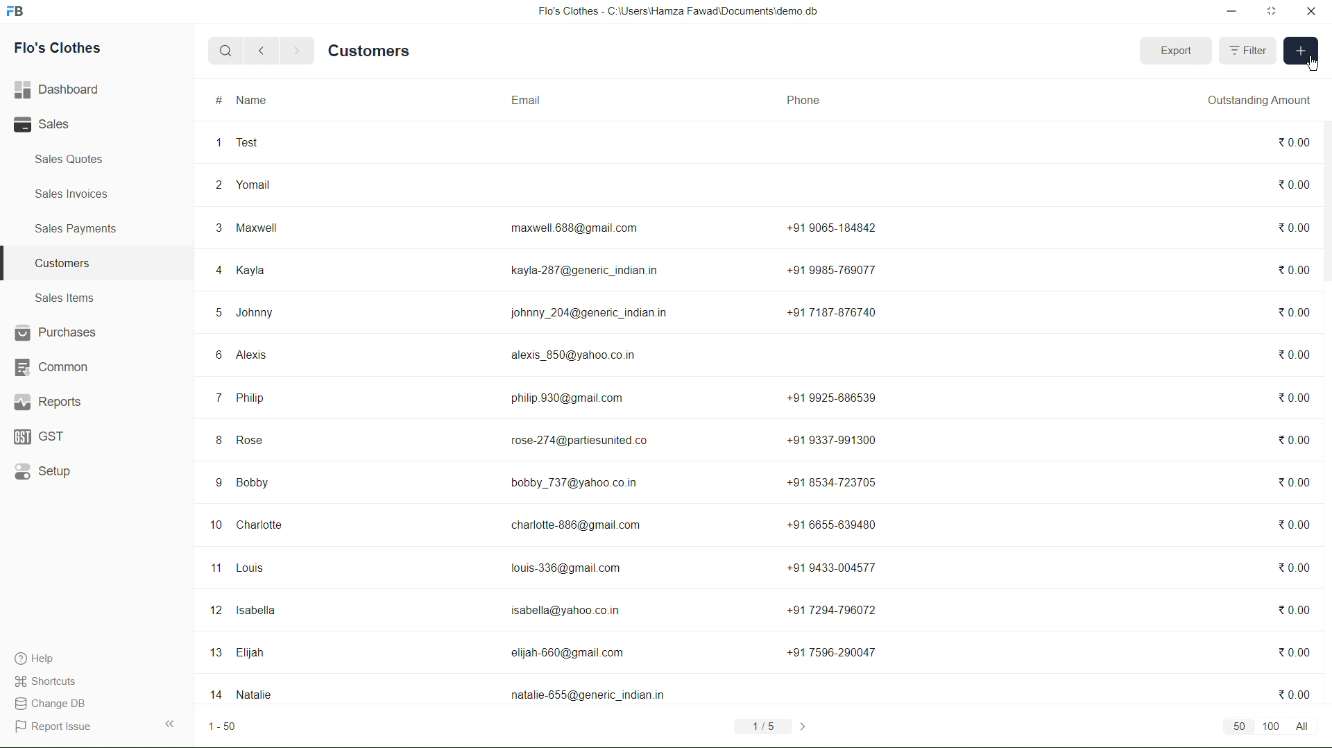 The image size is (1332, 748). I want to click on Shortcuts, so click(54, 681).